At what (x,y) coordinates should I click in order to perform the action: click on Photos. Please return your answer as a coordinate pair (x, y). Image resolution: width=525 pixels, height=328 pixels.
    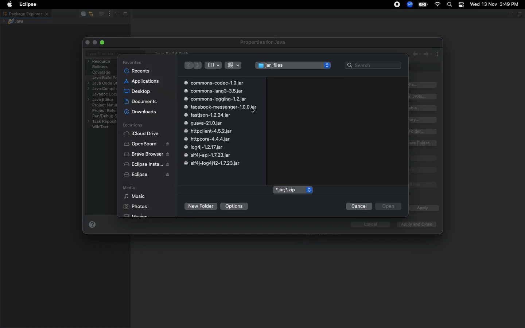
    Looking at the image, I should click on (135, 206).